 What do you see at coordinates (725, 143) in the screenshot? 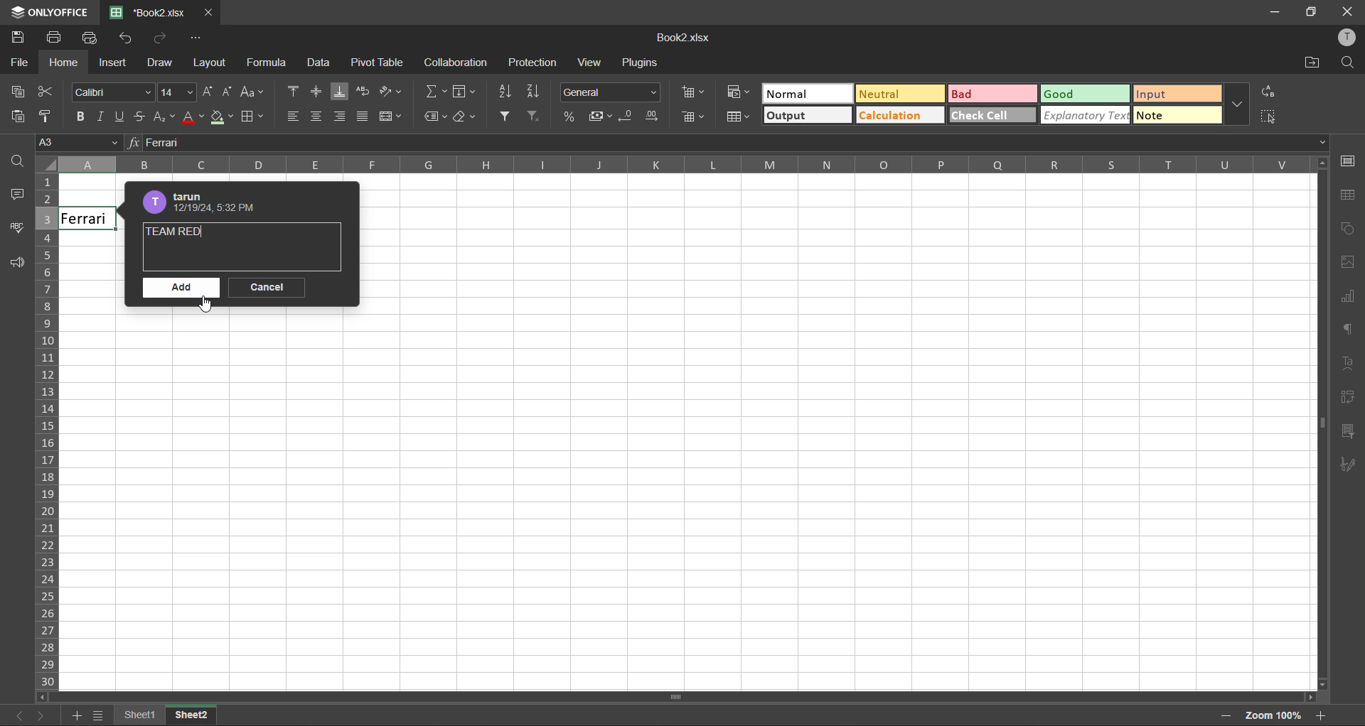
I see `formula bar` at bounding box center [725, 143].